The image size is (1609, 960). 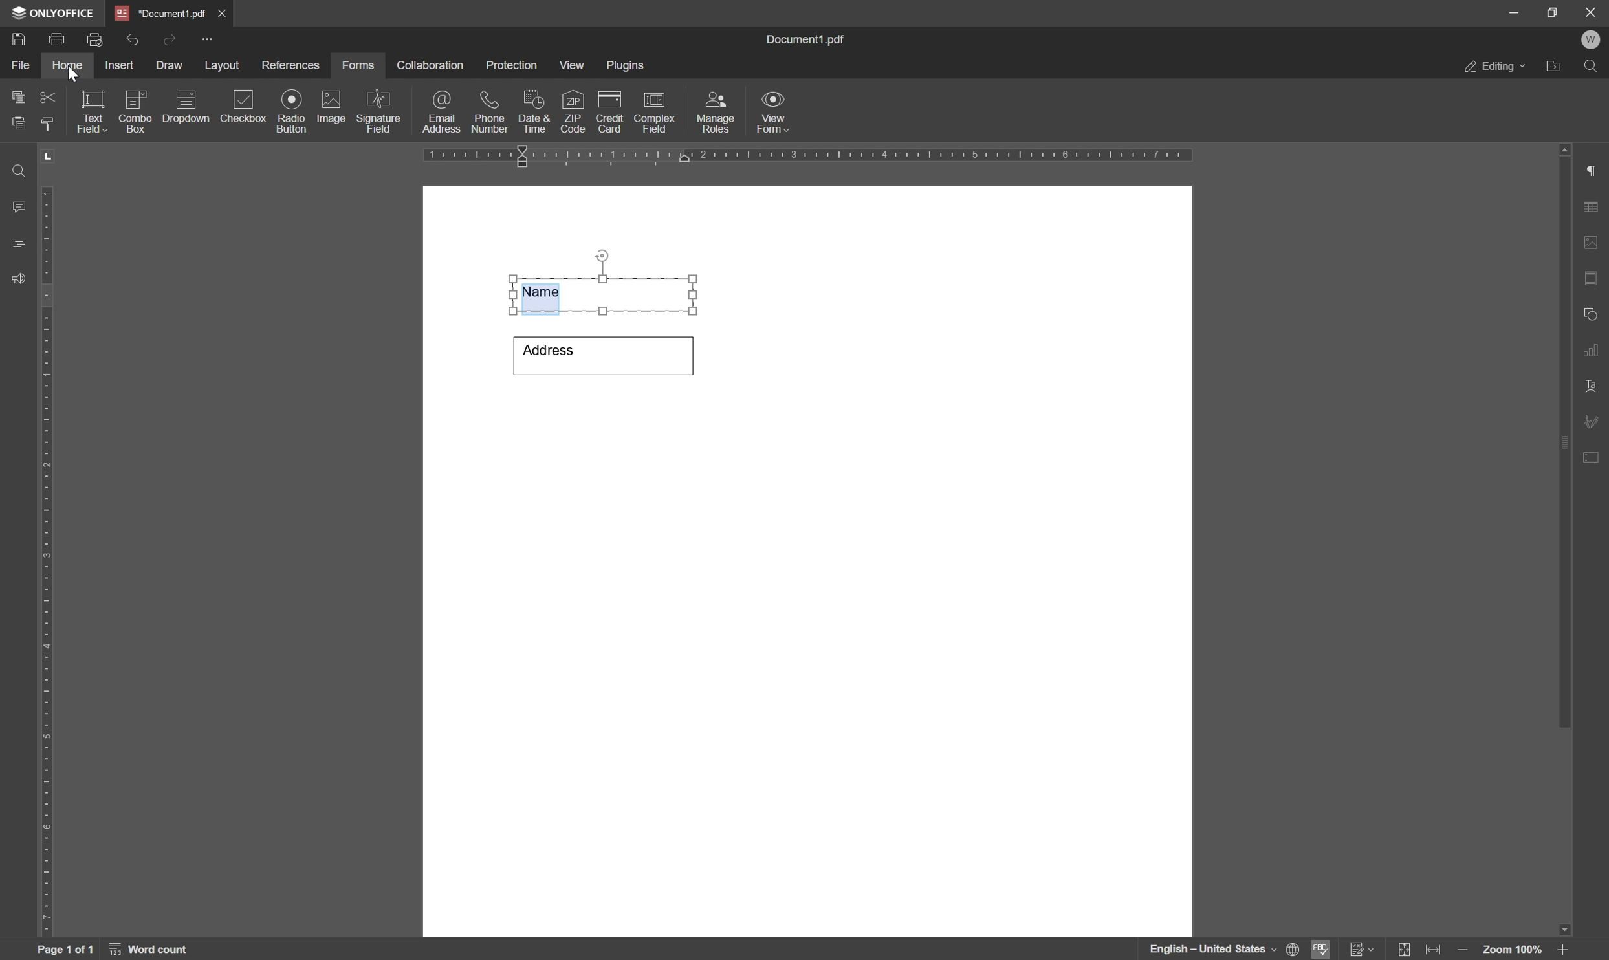 What do you see at coordinates (16, 207) in the screenshot?
I see `comments` at bounding box center [16, 207].